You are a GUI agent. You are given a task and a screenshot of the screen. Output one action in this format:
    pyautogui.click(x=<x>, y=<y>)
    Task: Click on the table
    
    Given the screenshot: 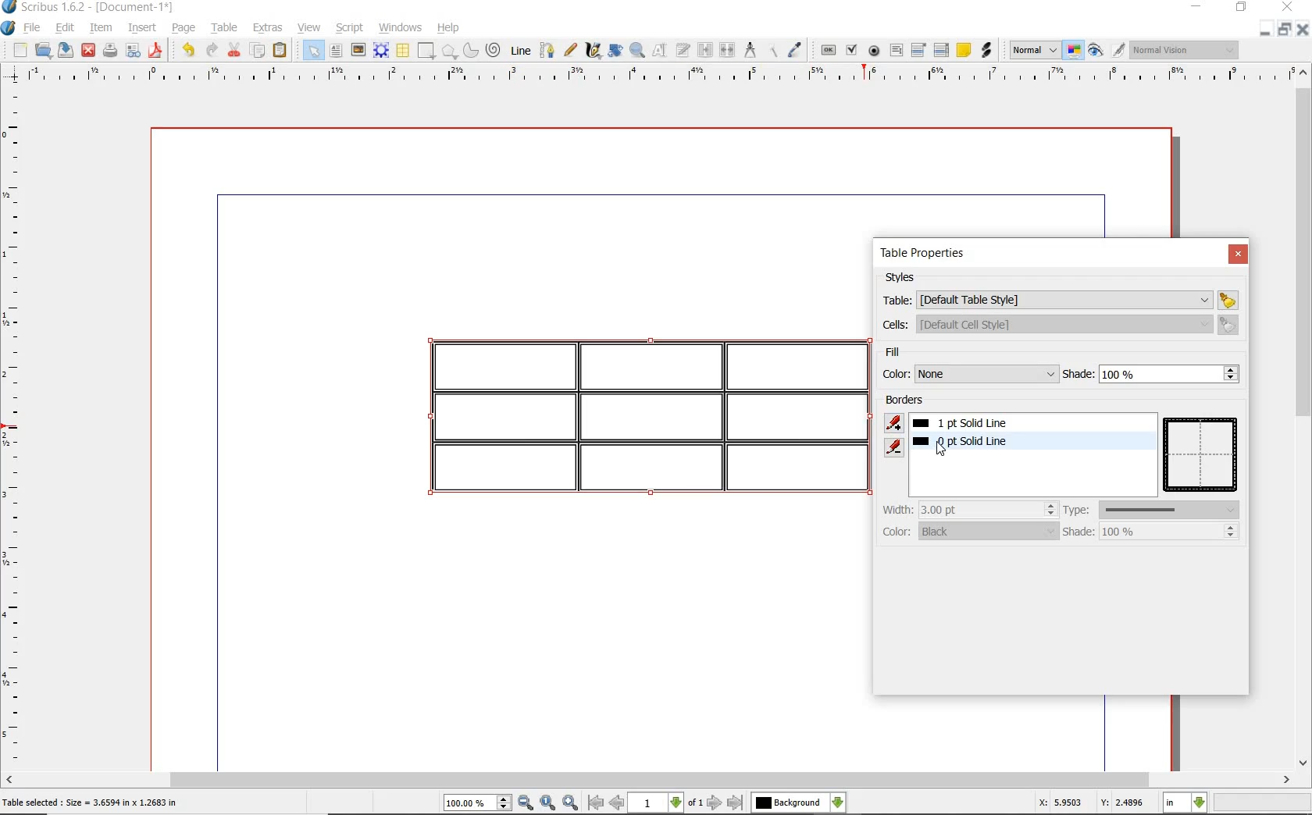 What is the action you would take?
    pyautogui.click(x=224, y=28)
    